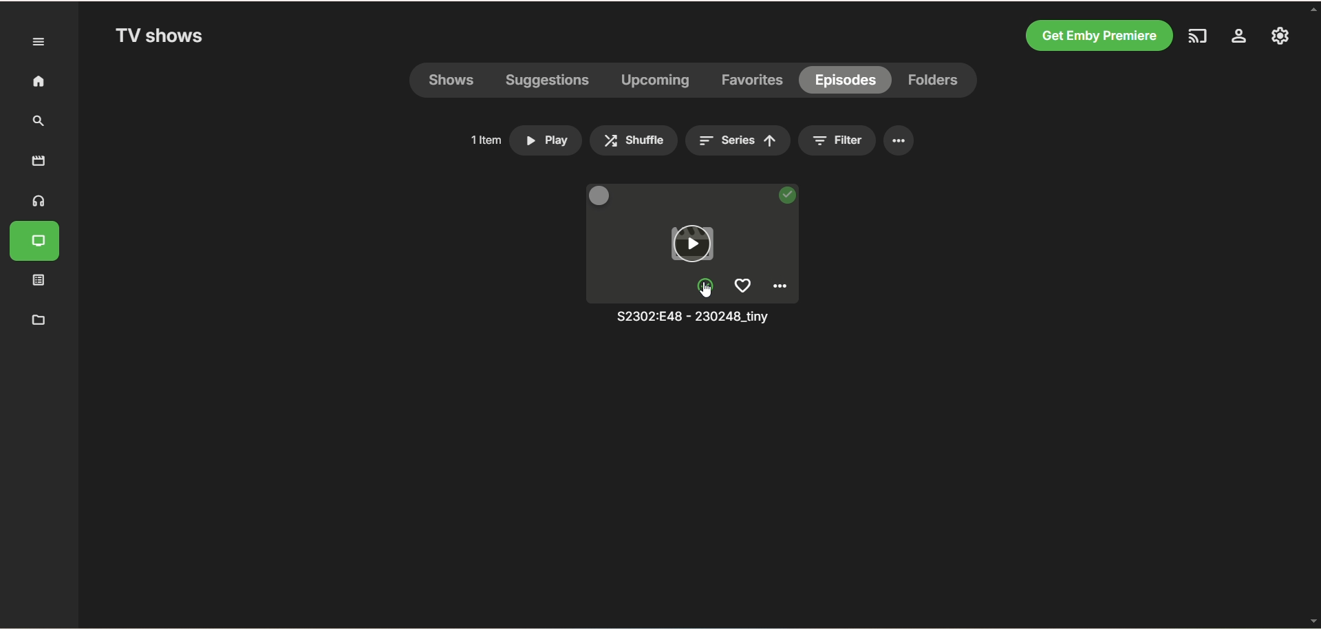 The image size is (1321, 629). I want to click on expand, so click(38, 41).